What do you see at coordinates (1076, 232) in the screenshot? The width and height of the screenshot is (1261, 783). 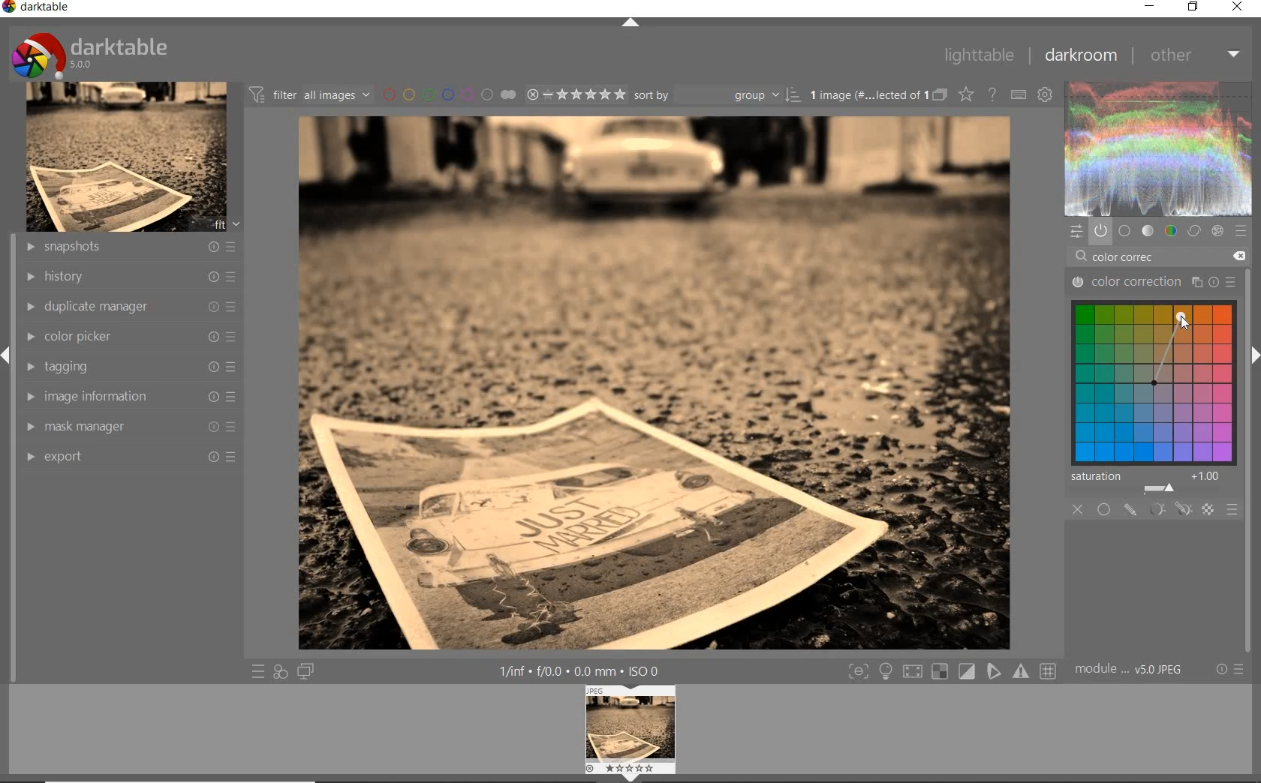 I see `quick access panel` at bounding box center [1076, 232].